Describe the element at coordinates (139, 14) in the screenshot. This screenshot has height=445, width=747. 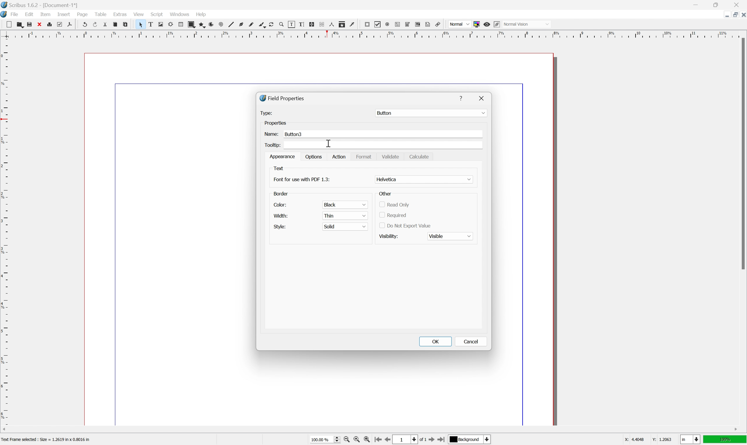
I see `view` at that location.